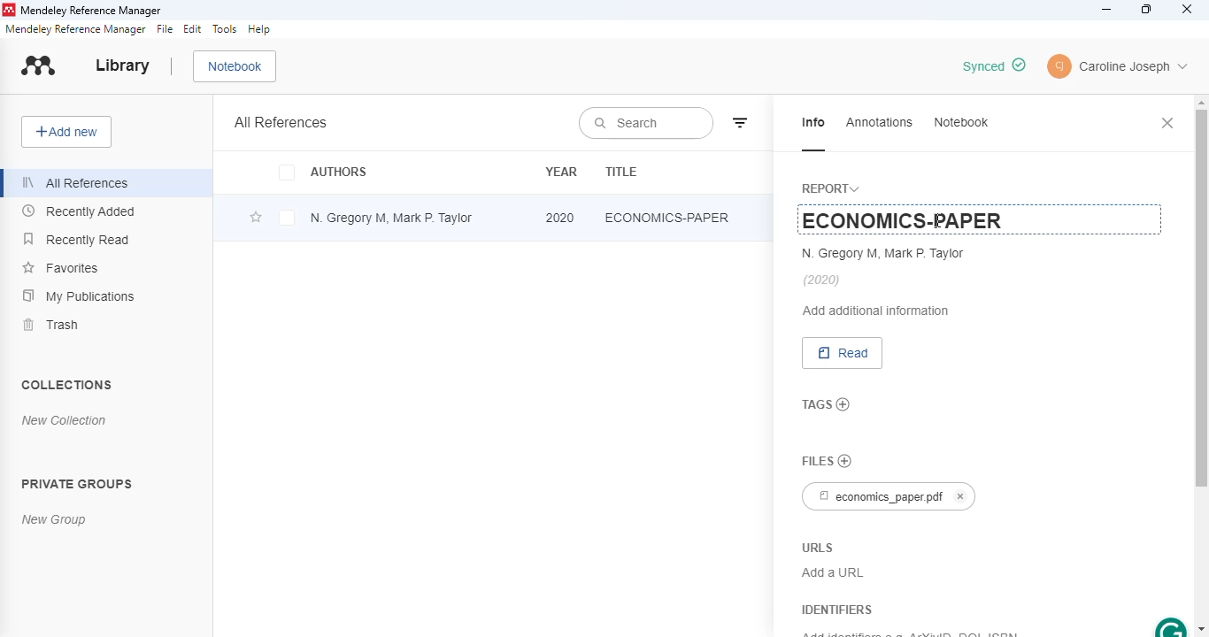 This screenshot has height=637, width=1209. Describe the element at coordinates (256, 219) in the screenshot. I see `add this reference to favorites` at that location.